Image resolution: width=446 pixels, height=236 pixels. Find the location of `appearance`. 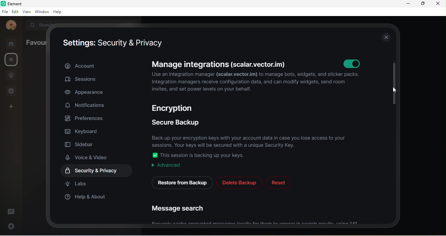

appearance is located at coordinates (88, 93).